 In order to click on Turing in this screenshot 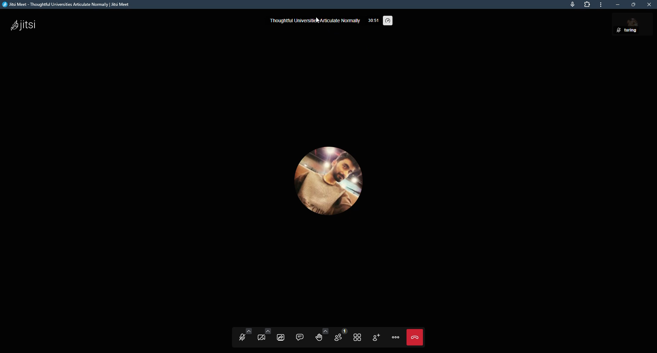, I will do `click(638, 30)`.